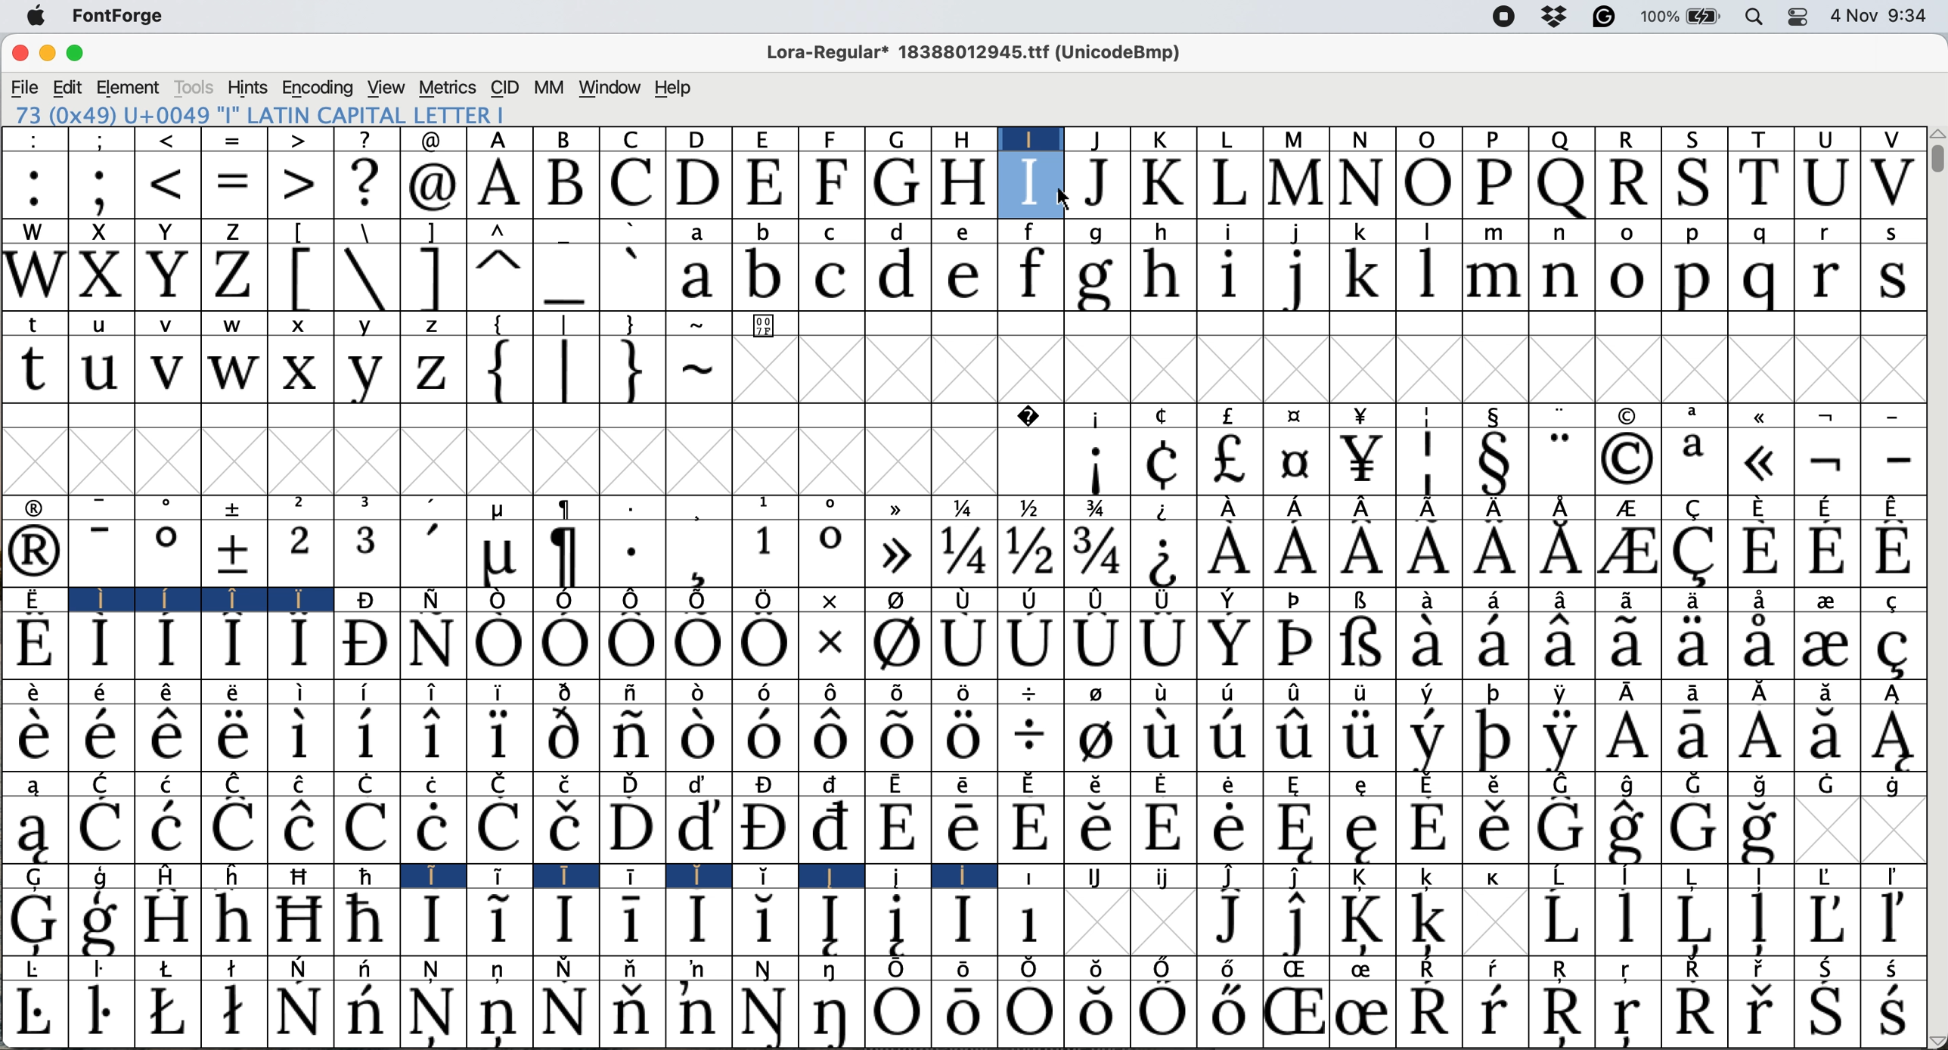 The image size is (1948, 1050). Describe the element at coordinates (299, 830) in the screenshot. I see `Symbol` at that location.